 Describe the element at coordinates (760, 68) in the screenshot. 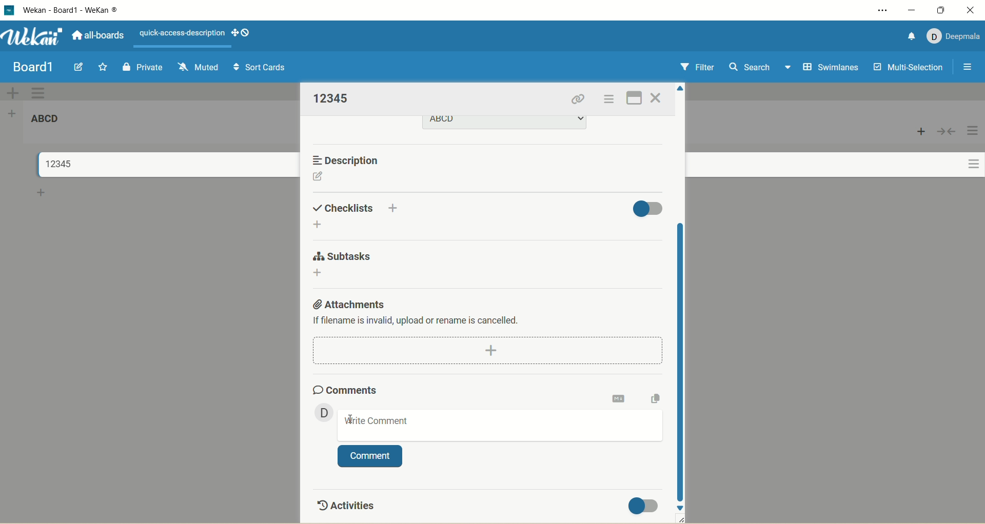

I see `search` at that location.